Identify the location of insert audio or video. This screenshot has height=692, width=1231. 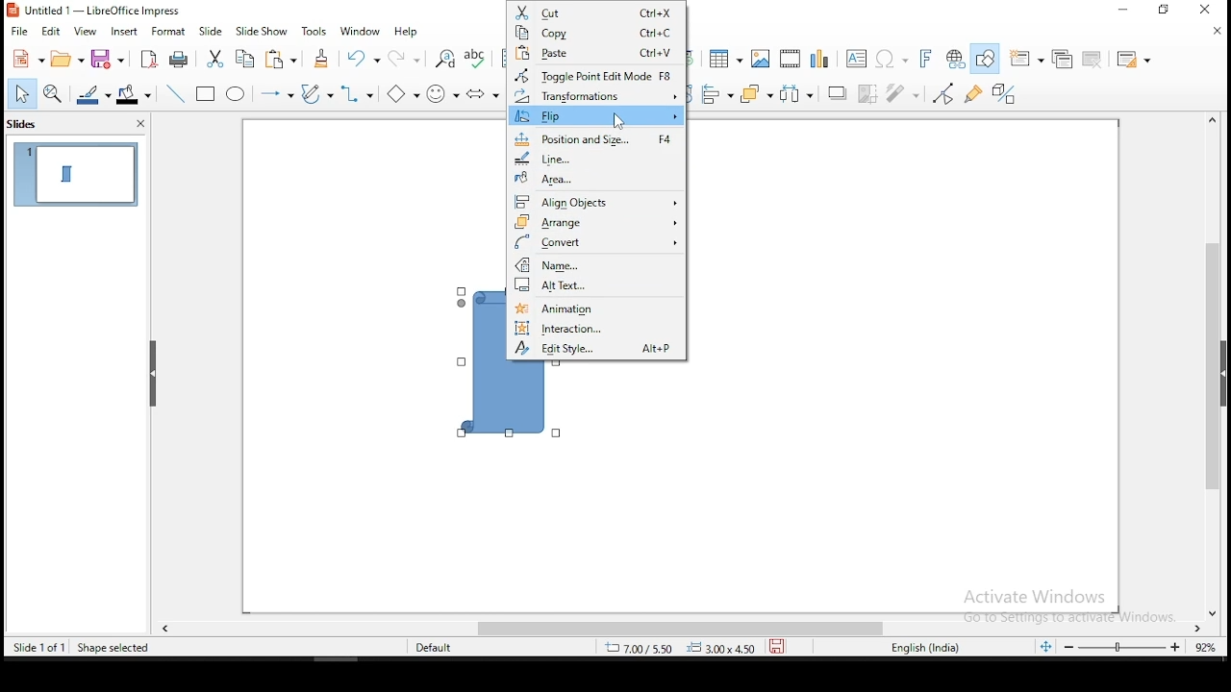
(791, 58).